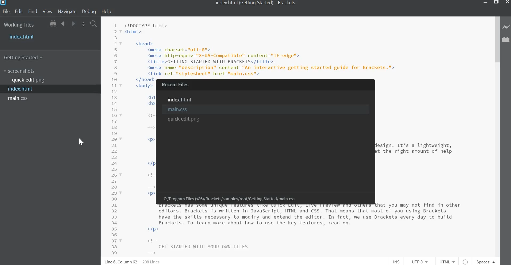 This screenshot has height=265, width=511. Describe the element at coordinates (83, 24) in the screenshot. I see `Split the Editor Vertically or Horizontally` at that location.